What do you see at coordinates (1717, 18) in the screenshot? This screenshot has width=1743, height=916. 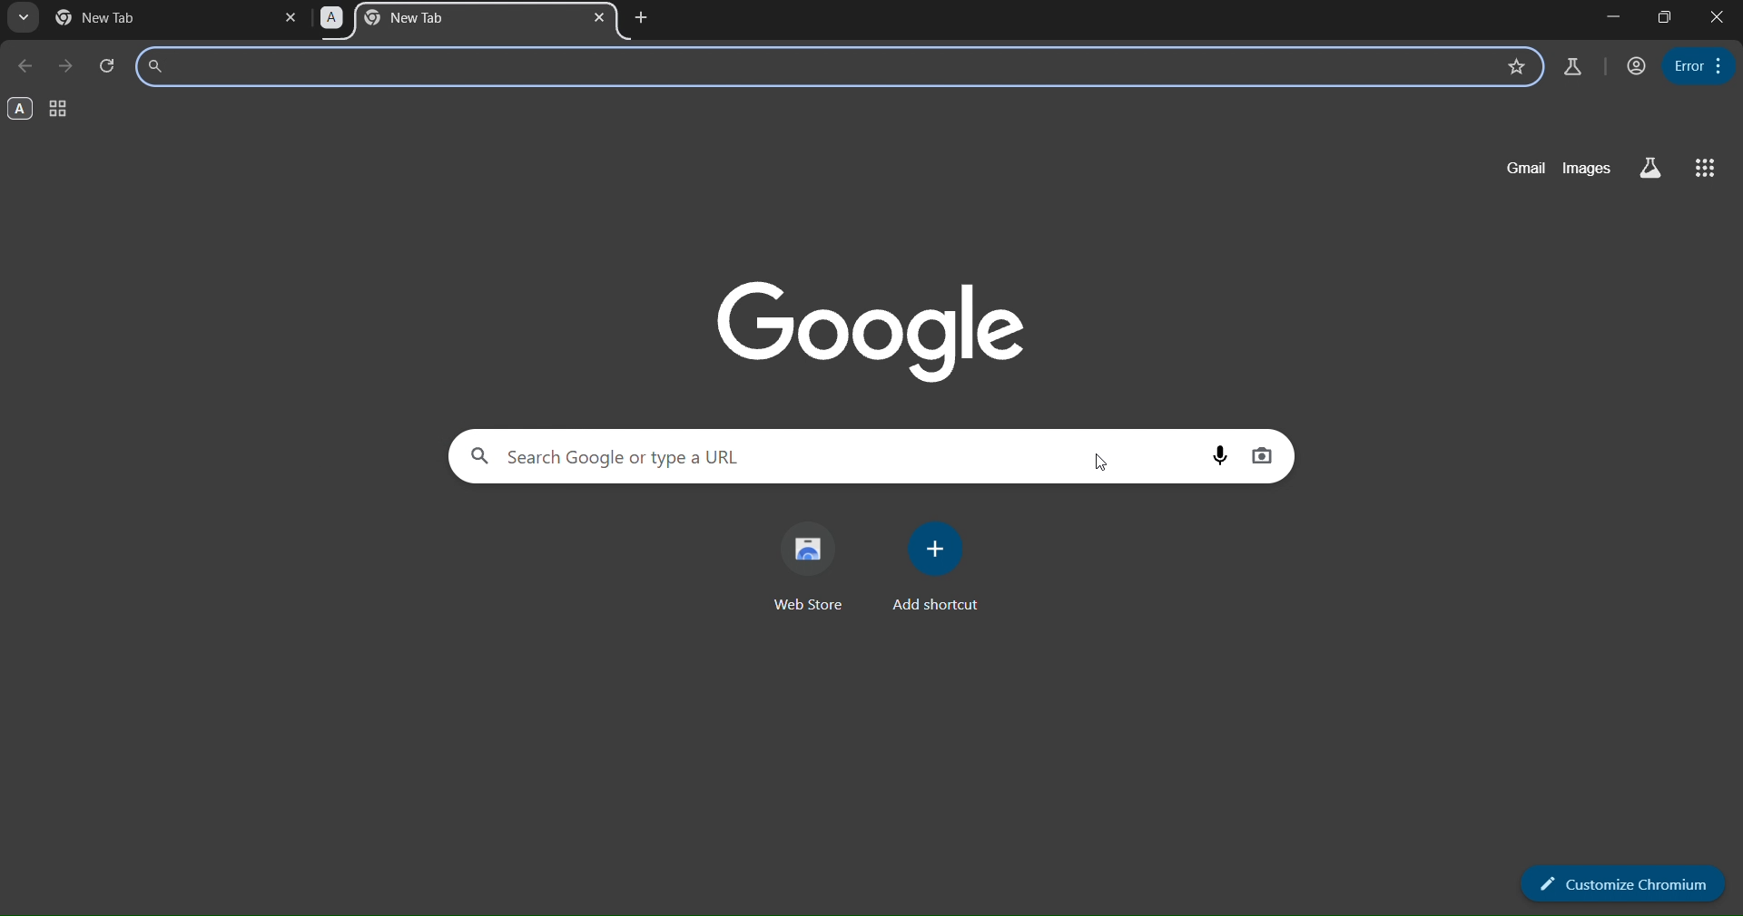 I see `close` at bounding box center [1717, 18].